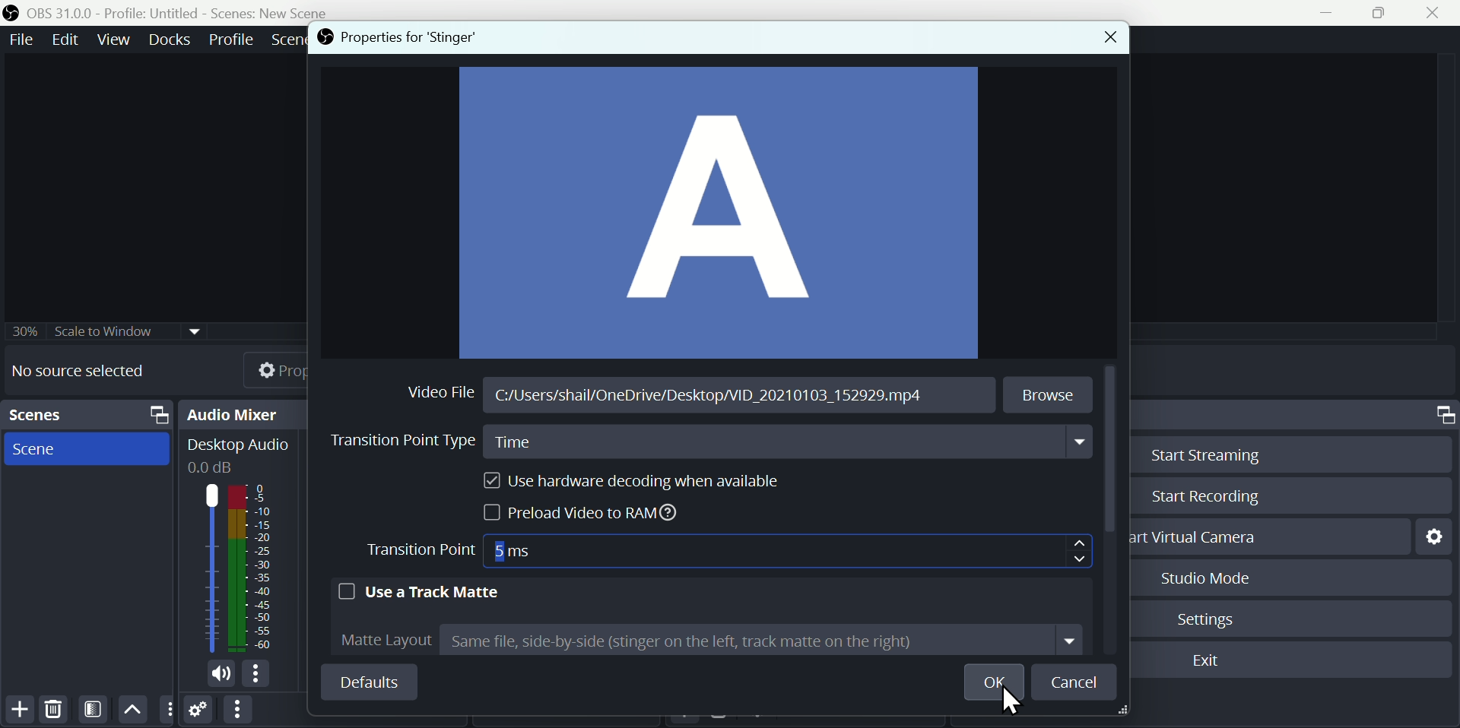 This screenshot has height=728, width=1460. Describe the element at coordinates (172, 39) in the screenshot. I see `` at that location.